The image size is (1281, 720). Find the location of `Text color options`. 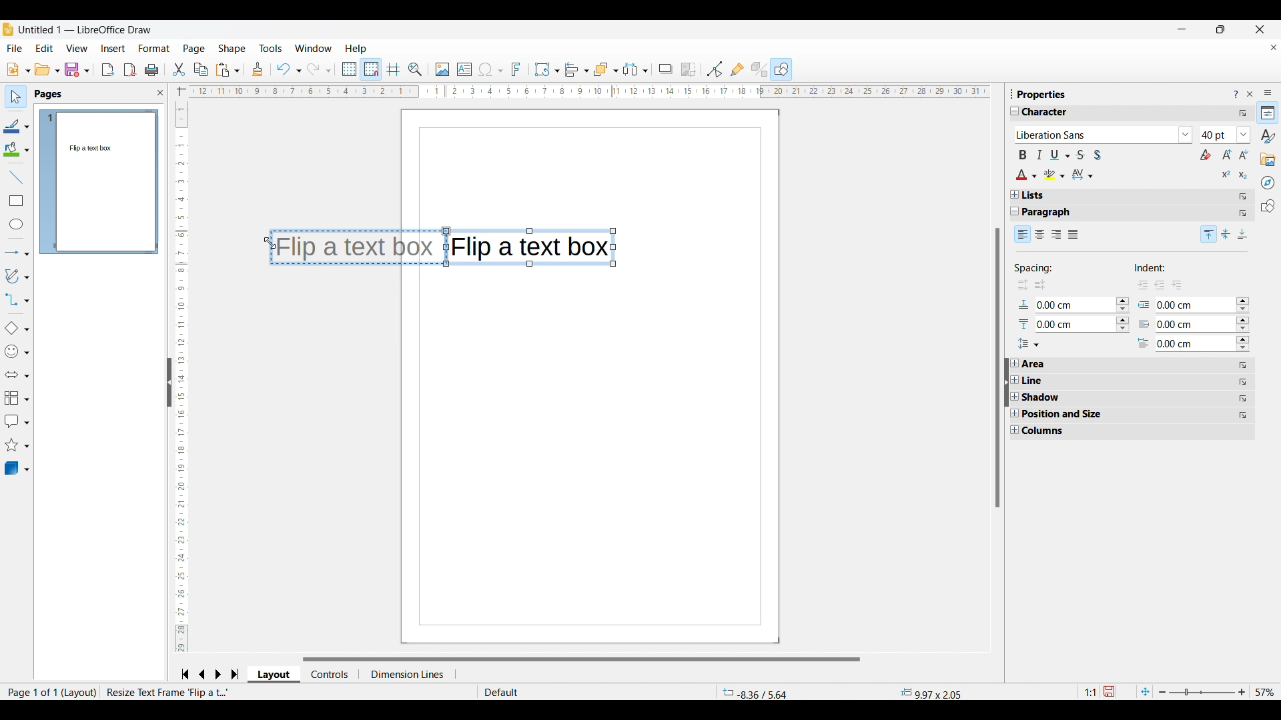

Text color options is located at coordinates (1027, 175).